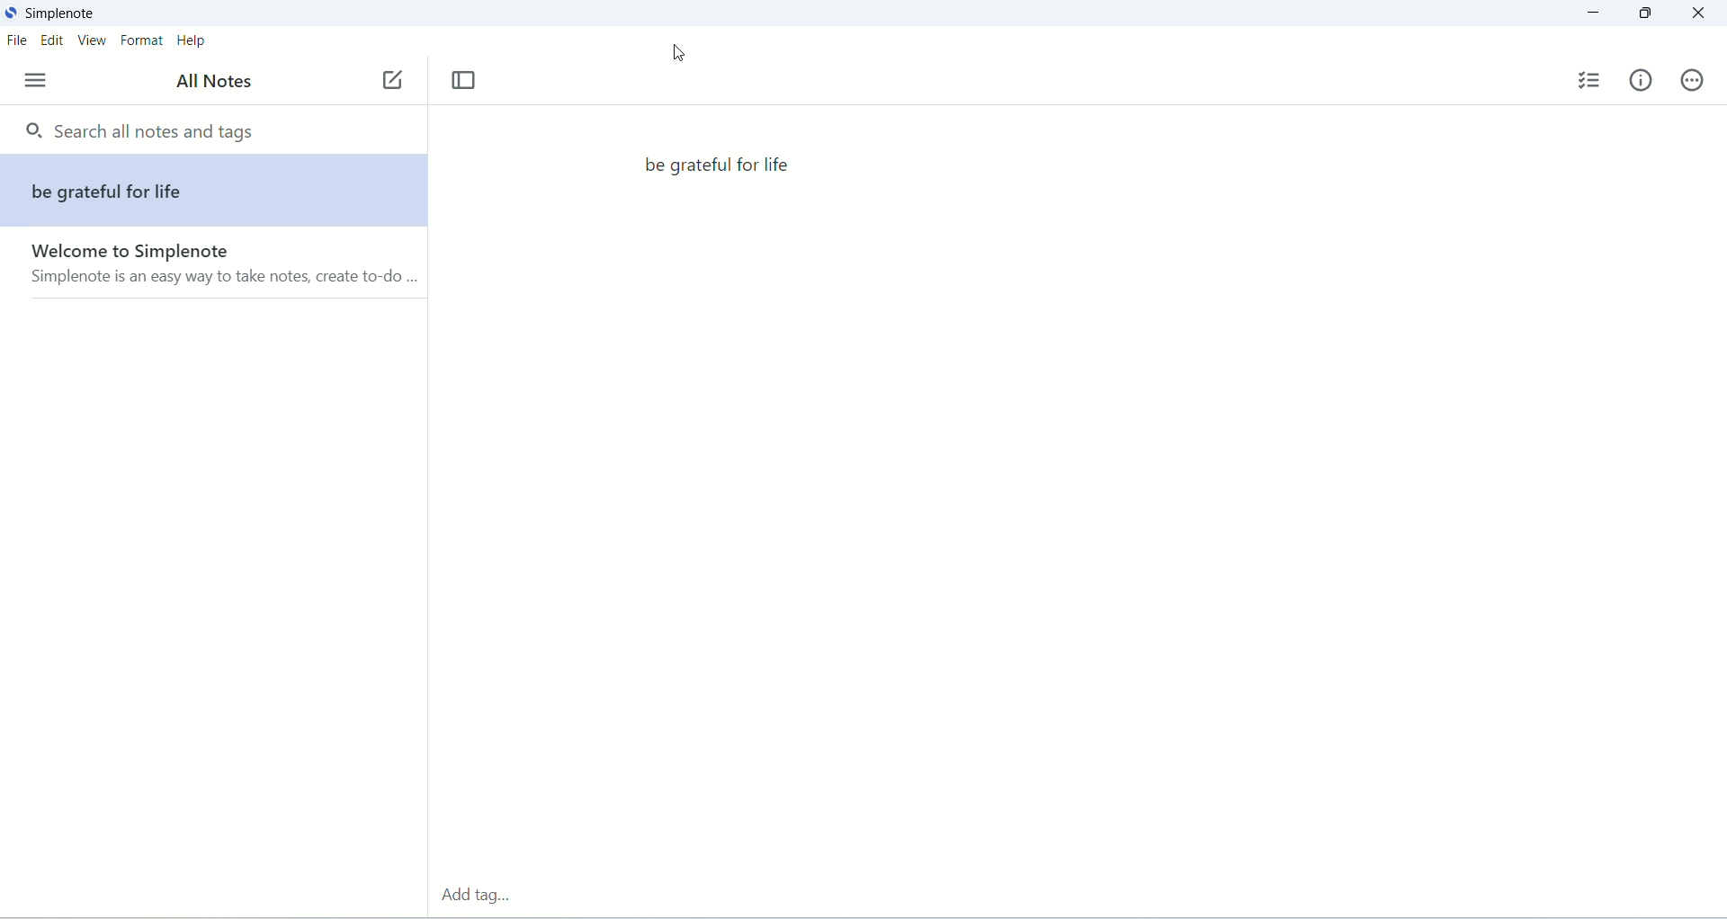 The width and height of the screenshot is (1727, 919). I want to click on view, so click(91, 41).